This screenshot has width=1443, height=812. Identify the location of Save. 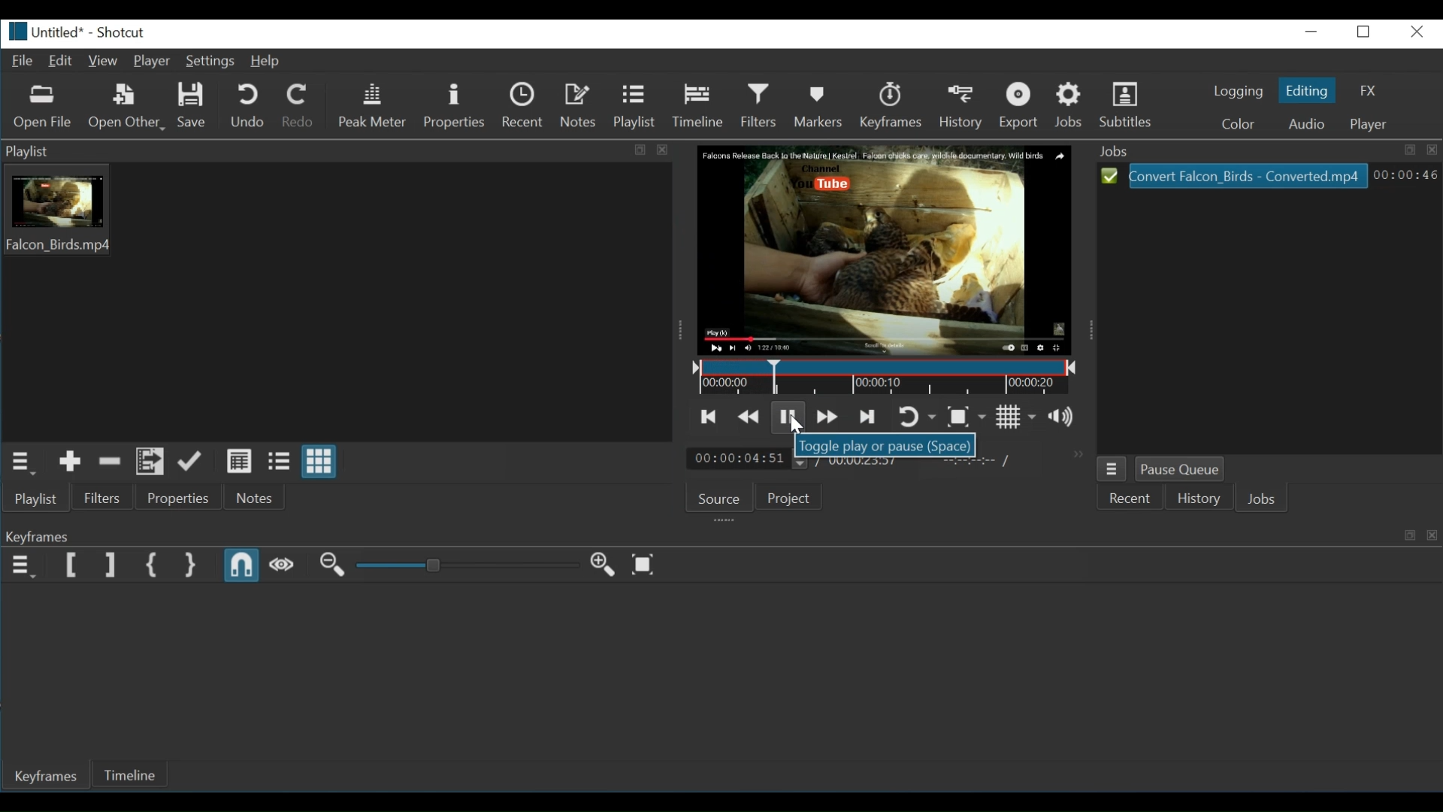
(193, 105).